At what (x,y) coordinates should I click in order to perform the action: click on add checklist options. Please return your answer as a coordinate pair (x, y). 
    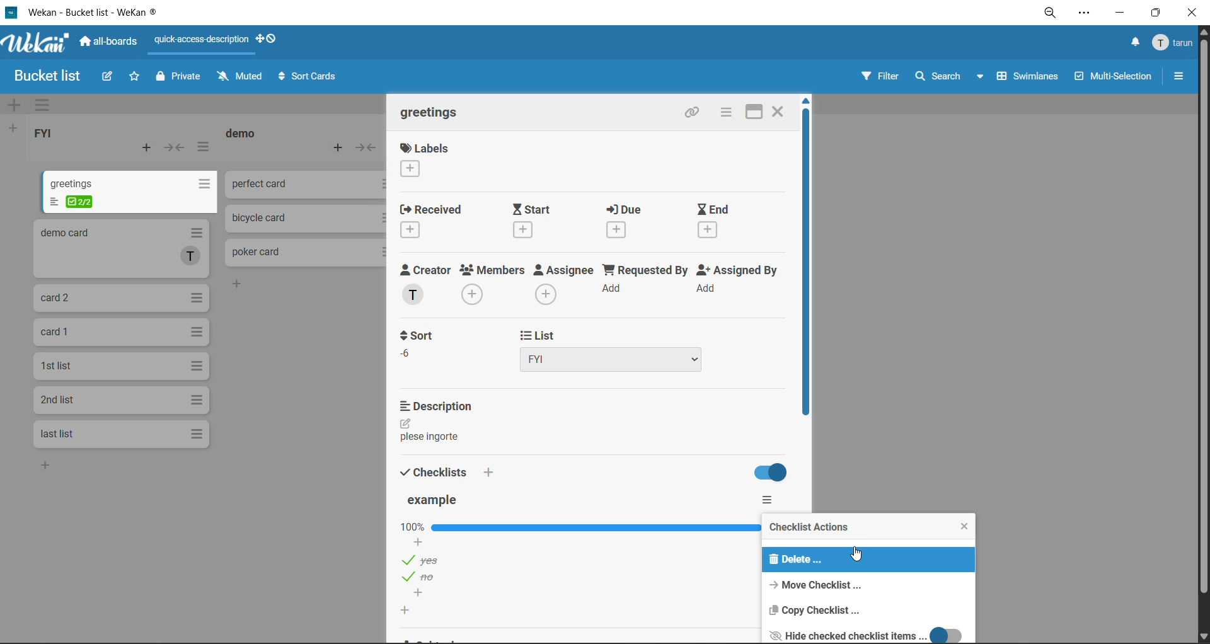
    Looking at the image, I should click on (418, 541).